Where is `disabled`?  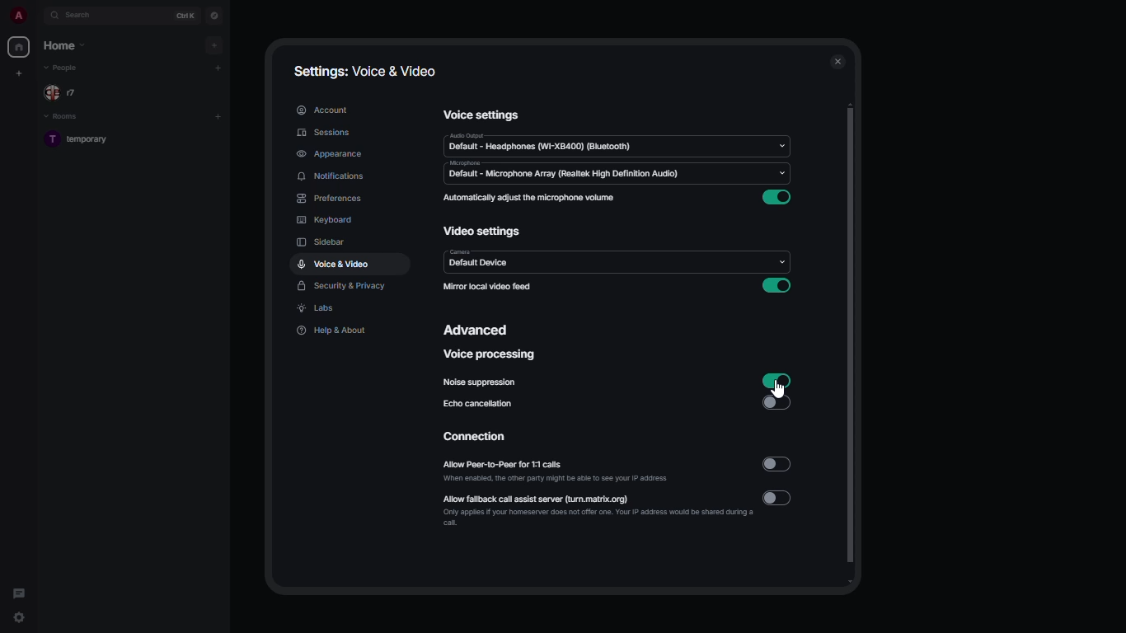
disabled is located at coordinates (777, 464).